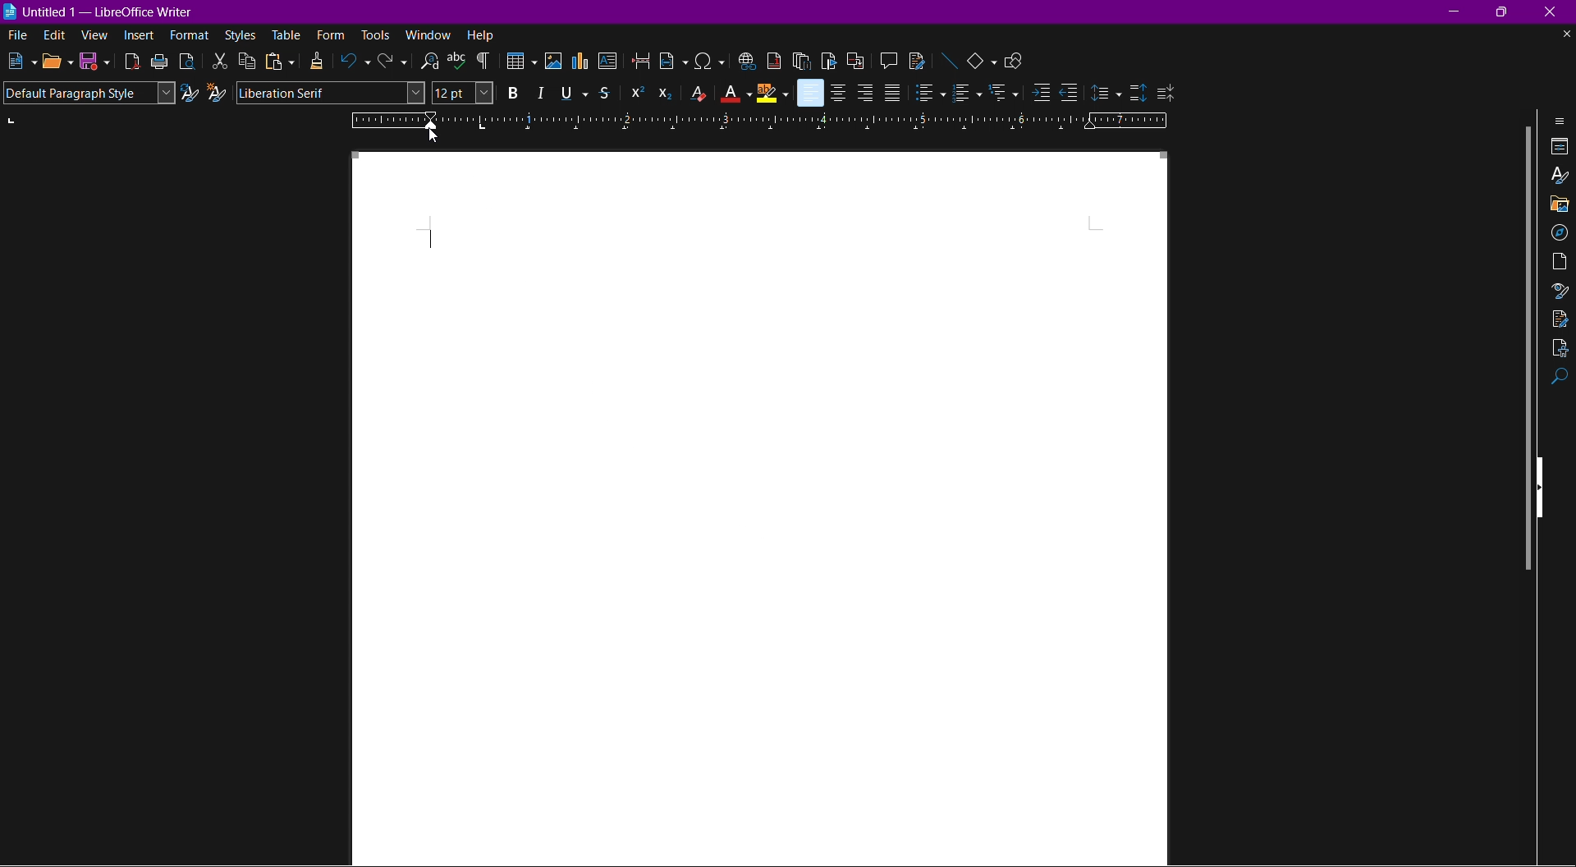 This screenshot has height=867, width=1576. What do you see at coordinates (885, 59) in the screenshot?
I see `Insert Comment` at bounding box center [885, 59].